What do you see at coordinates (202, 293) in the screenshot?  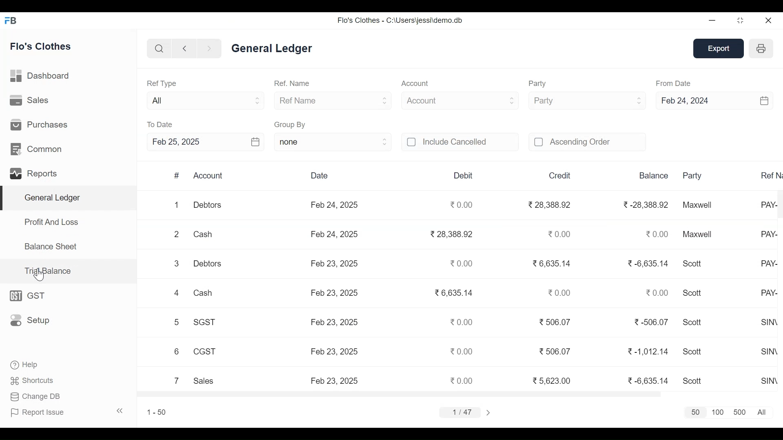 I see `Cash` at bounding box center [202, 293].